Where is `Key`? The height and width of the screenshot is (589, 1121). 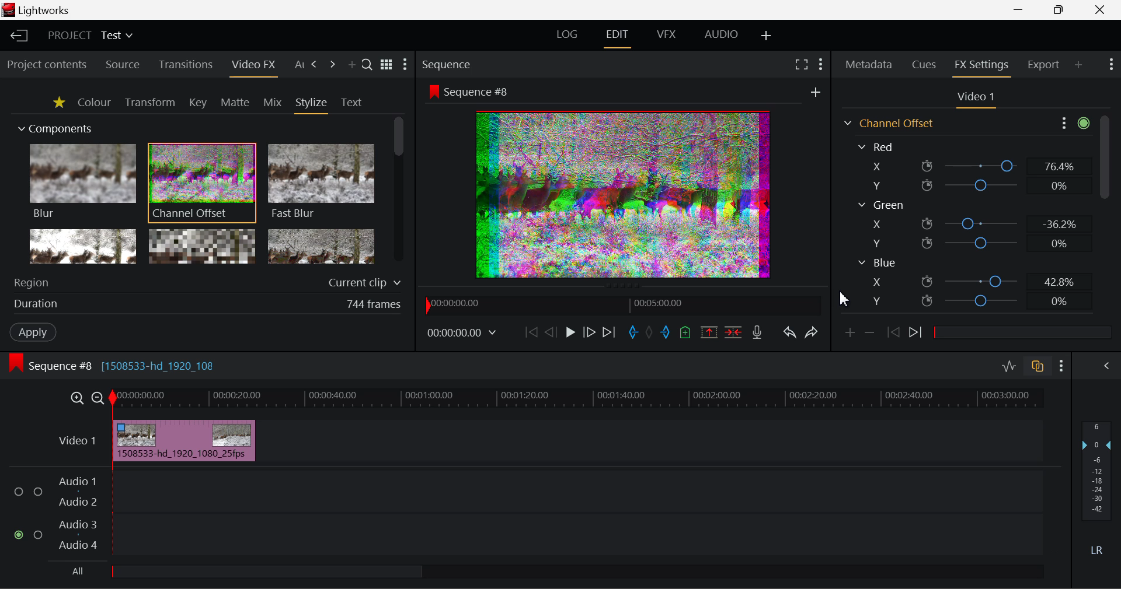
Key is located at coordinates (197, 103).